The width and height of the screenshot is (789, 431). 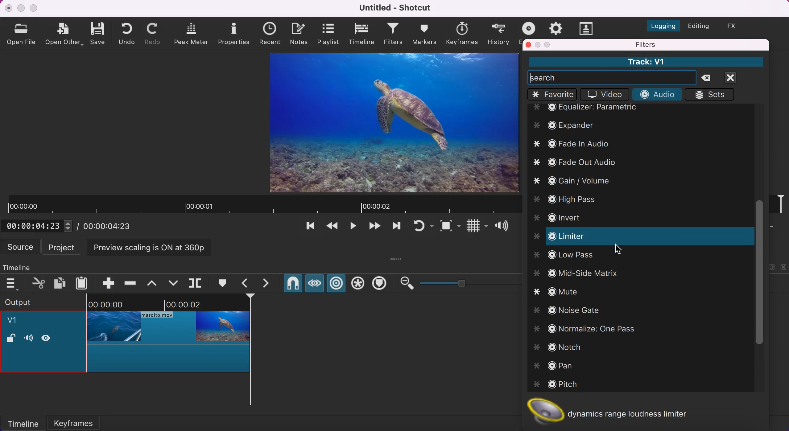 What do you see at coordinates (247, 283) in the screenshot?
I see `previous marker` at bounding box center [247, 283].